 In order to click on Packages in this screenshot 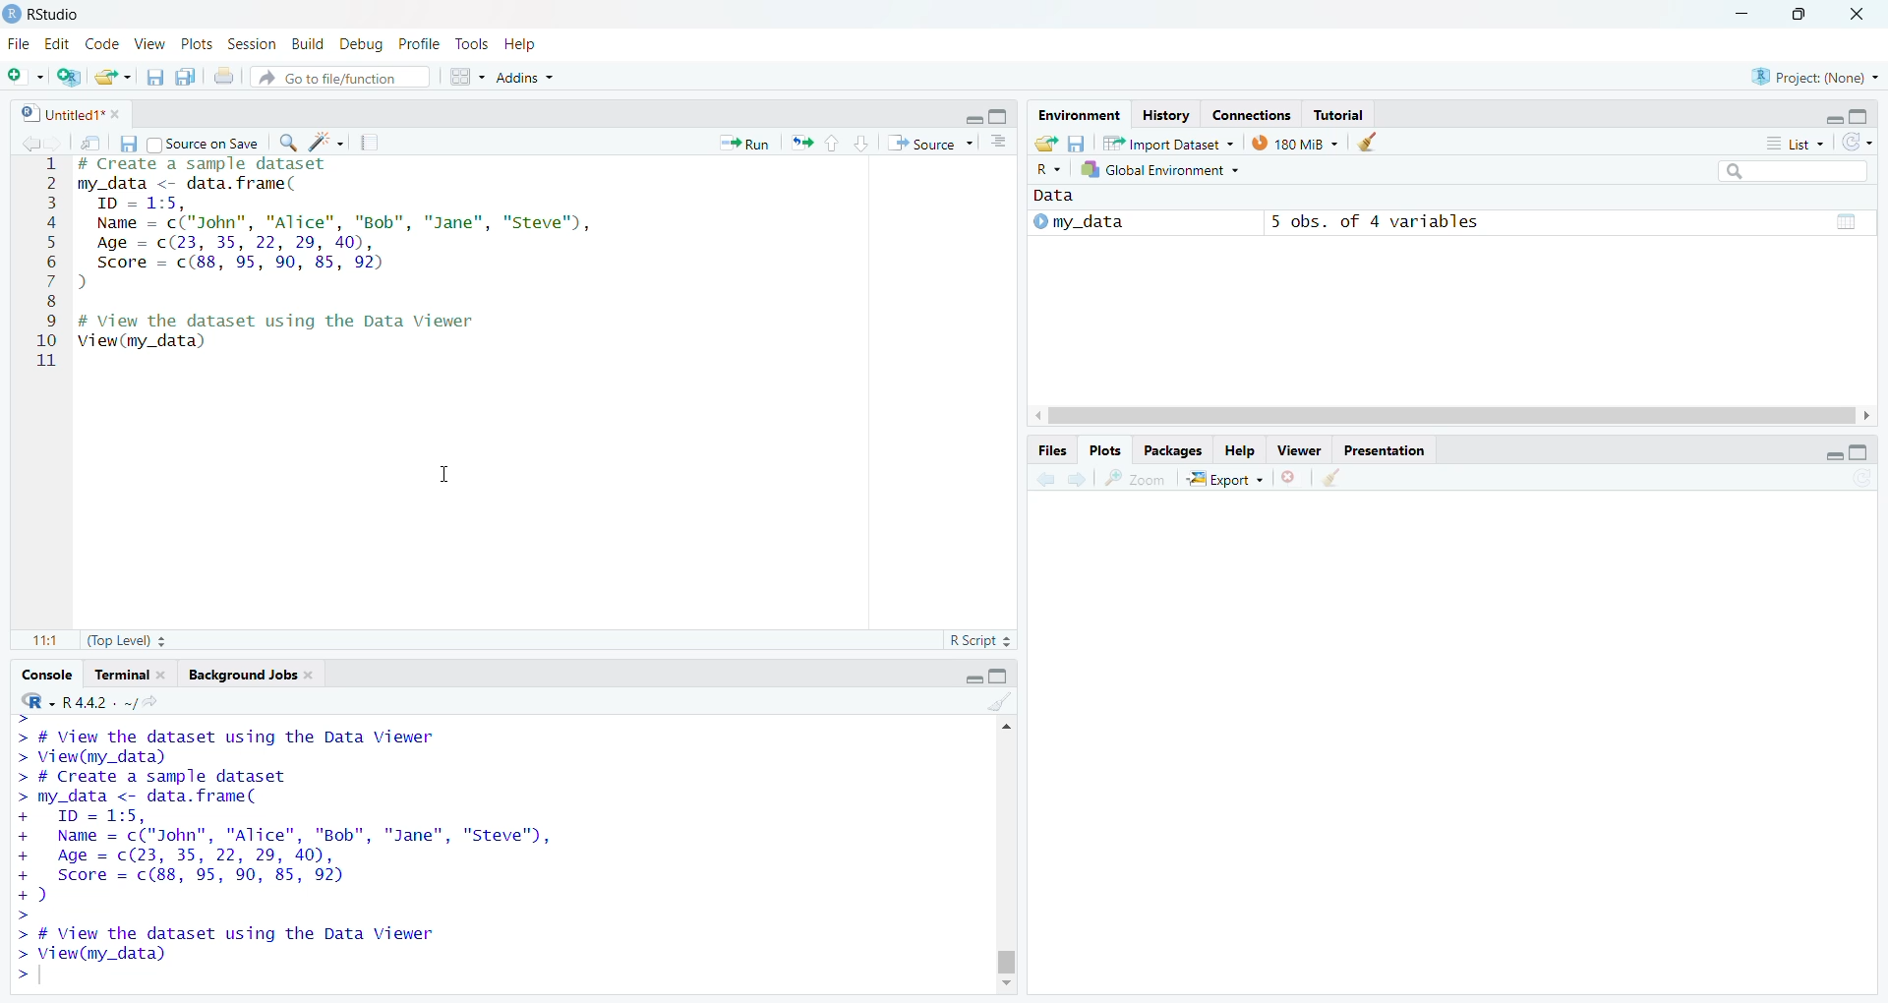, I will do `click(1174, 450)`.